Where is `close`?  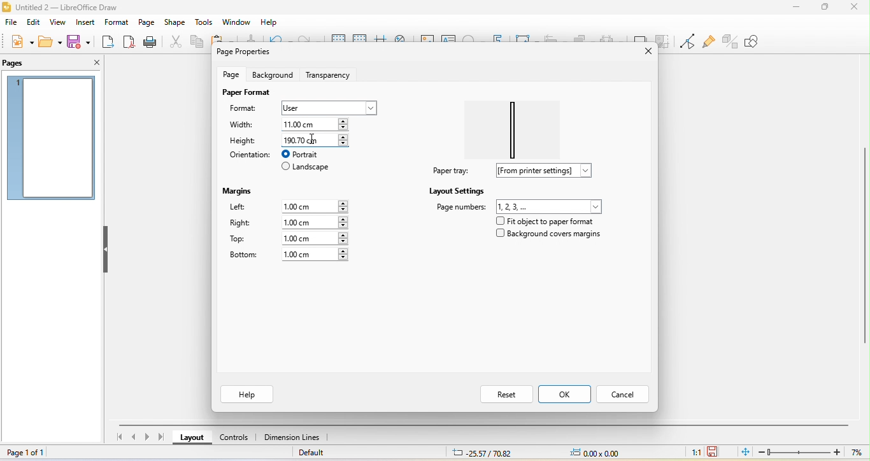 close is located at coordinates (641, 52).